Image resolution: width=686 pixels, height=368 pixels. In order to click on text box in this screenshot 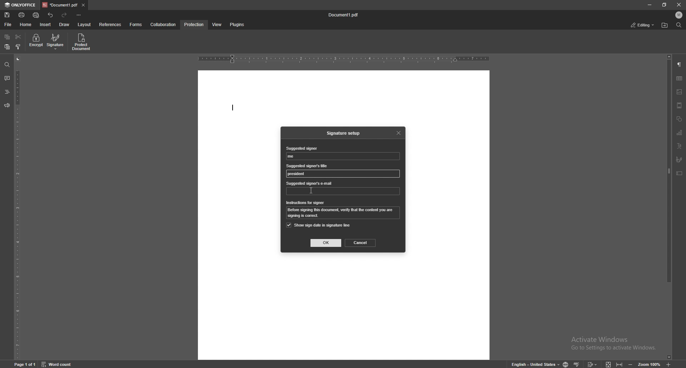, I will do `click(679, 173)`.